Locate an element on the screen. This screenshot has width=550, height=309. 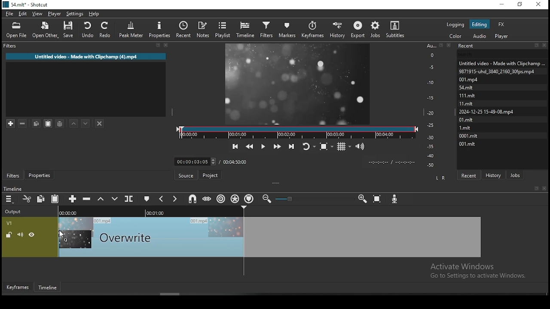
subtitles is located at coordinates (396, 28).